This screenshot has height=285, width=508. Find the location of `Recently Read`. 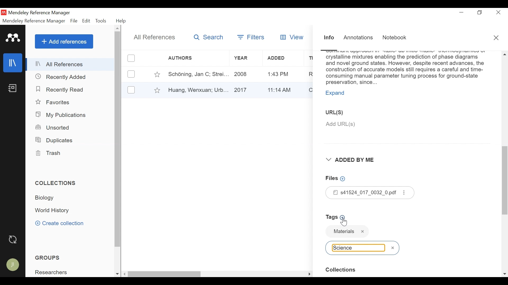

Recently Read is located at coordinates (63, 90).